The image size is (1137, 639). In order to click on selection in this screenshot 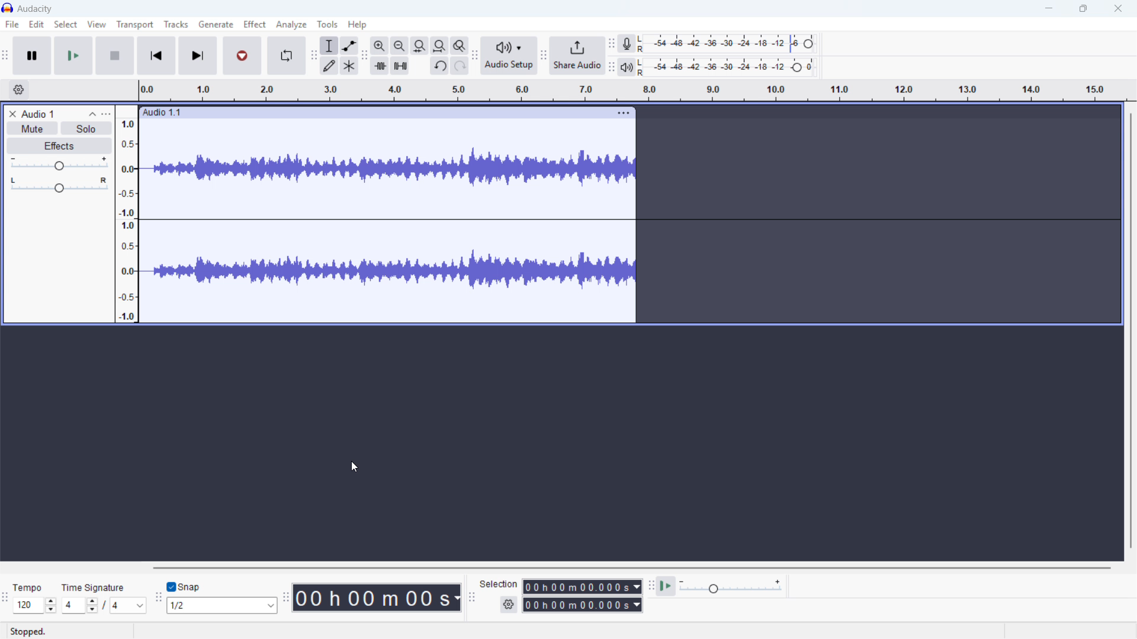, I will do `click(499, 584)`.